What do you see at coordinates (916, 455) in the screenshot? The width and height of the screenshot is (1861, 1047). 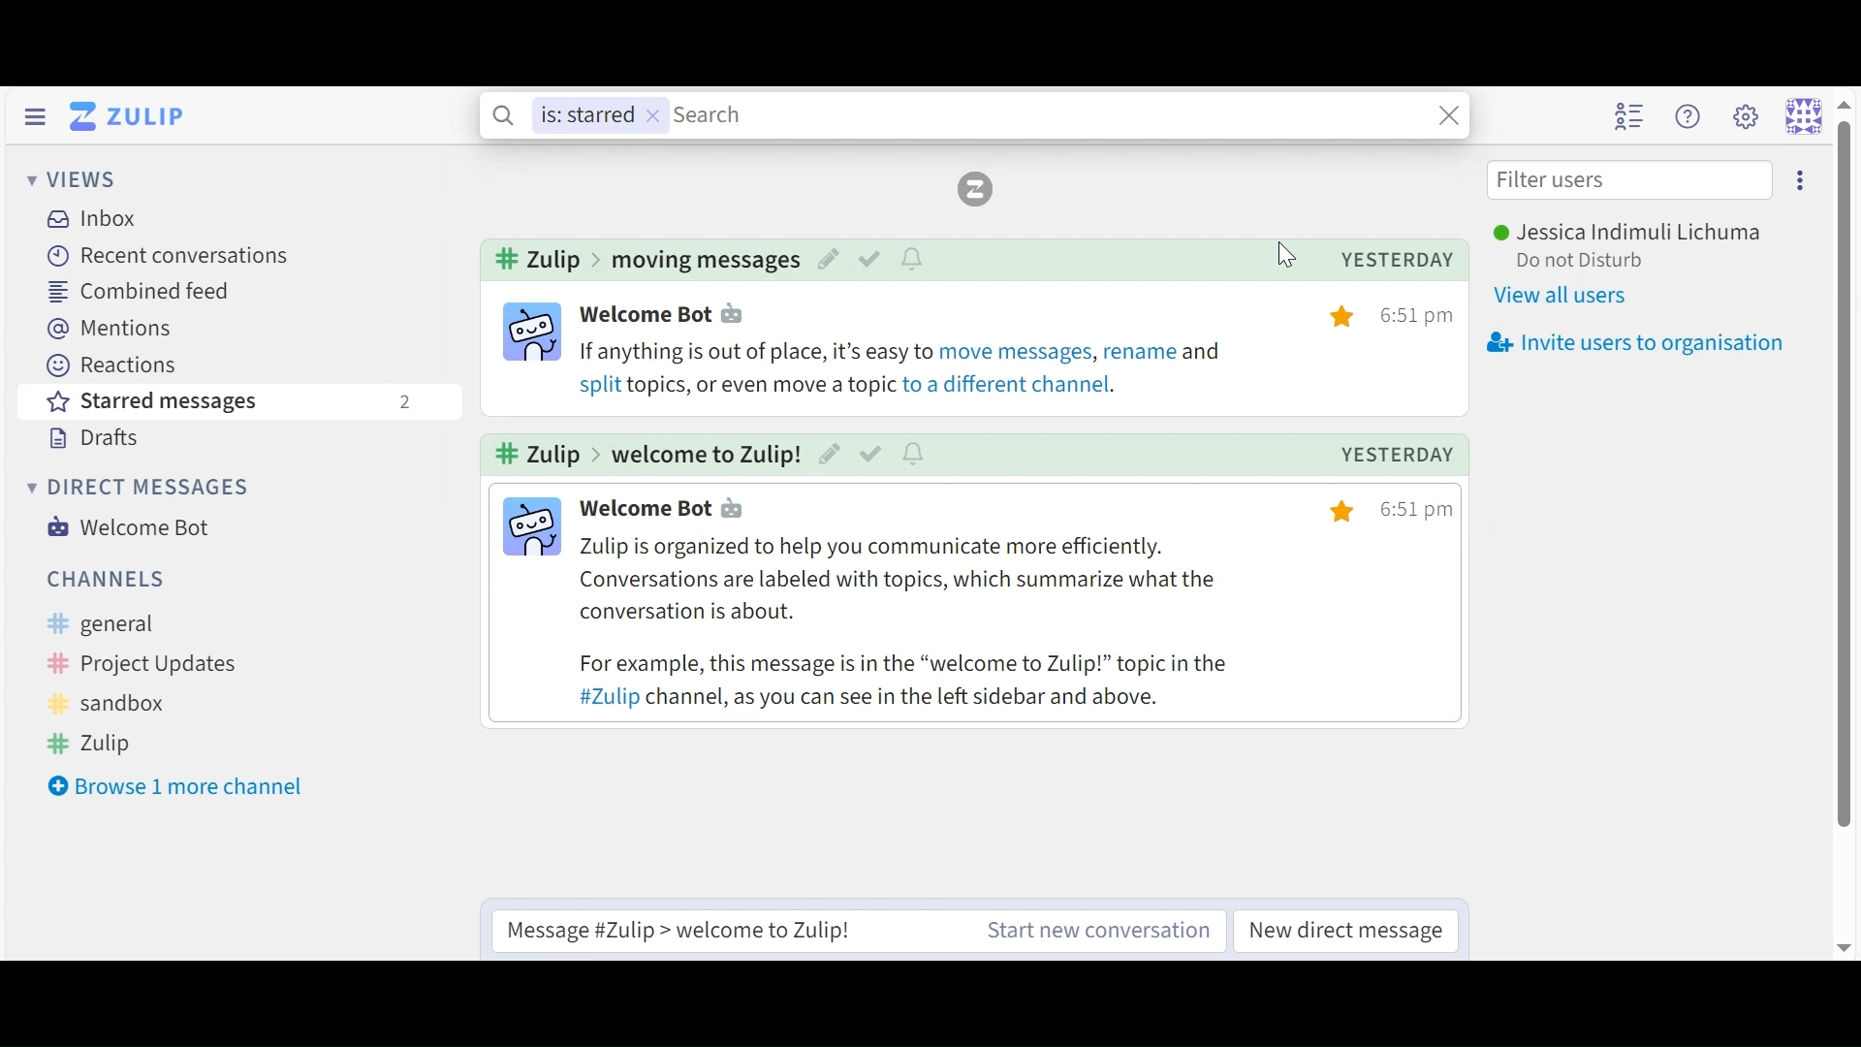 I see `notify` at bounding box center [916, 455].